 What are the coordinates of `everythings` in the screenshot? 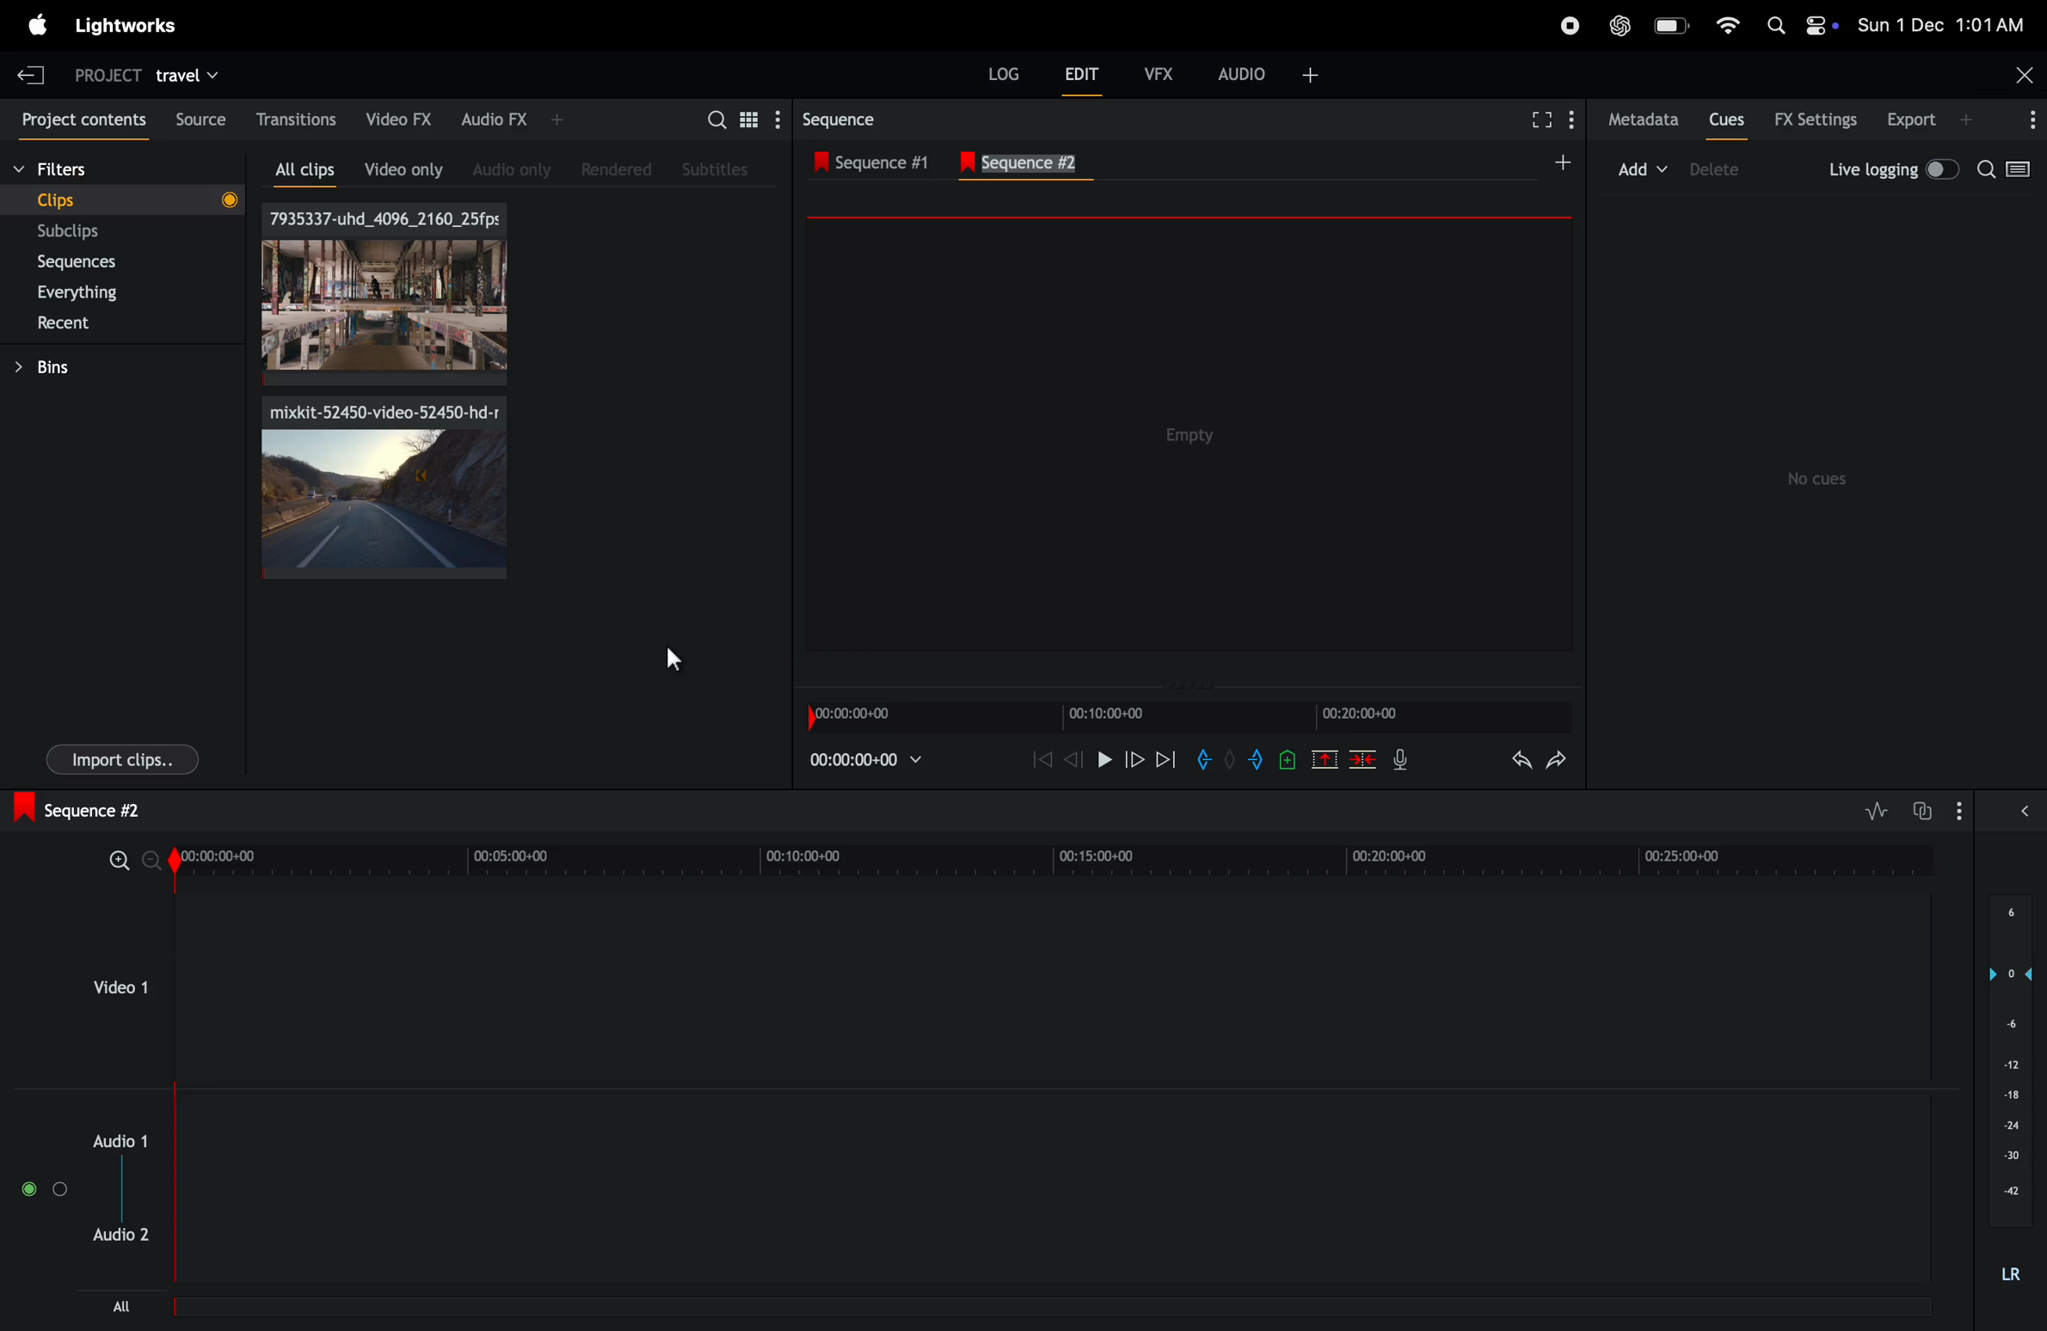 It's located at (108, 293).